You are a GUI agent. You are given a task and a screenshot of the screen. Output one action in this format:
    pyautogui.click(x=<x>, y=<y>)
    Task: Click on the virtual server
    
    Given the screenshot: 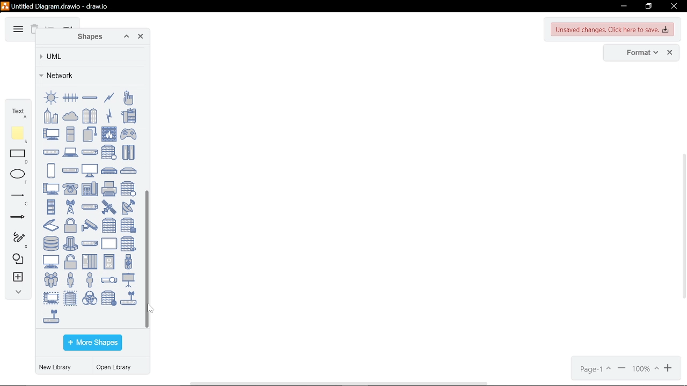 What is the action you would take?
    pyautogui.click(x=70, y=298)
    